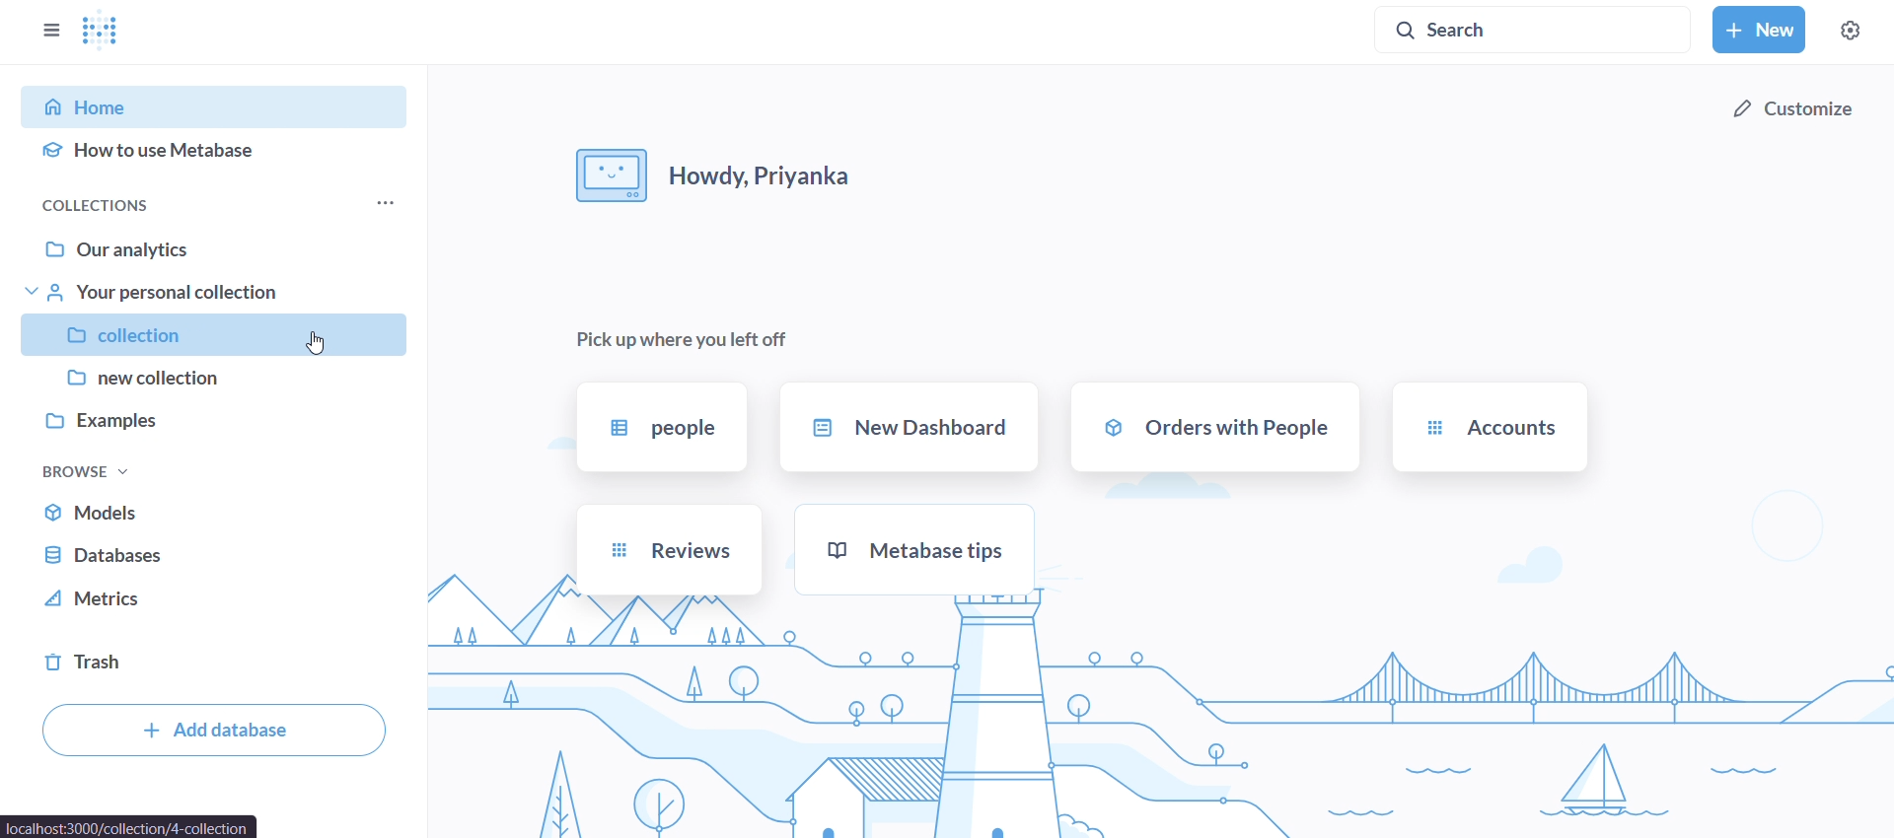 The image size is (1894, 838). What do you see at coordinates (913, 550) in the screenshot?
I see `metabase tips` at bounding box center [913, 550].